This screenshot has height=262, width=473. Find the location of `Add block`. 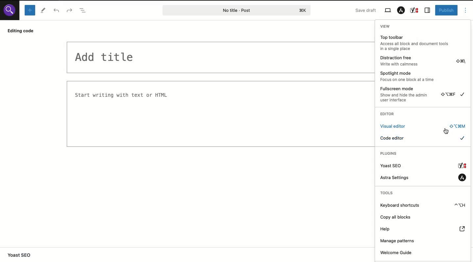

Add block is located at coordinates (31, 10).